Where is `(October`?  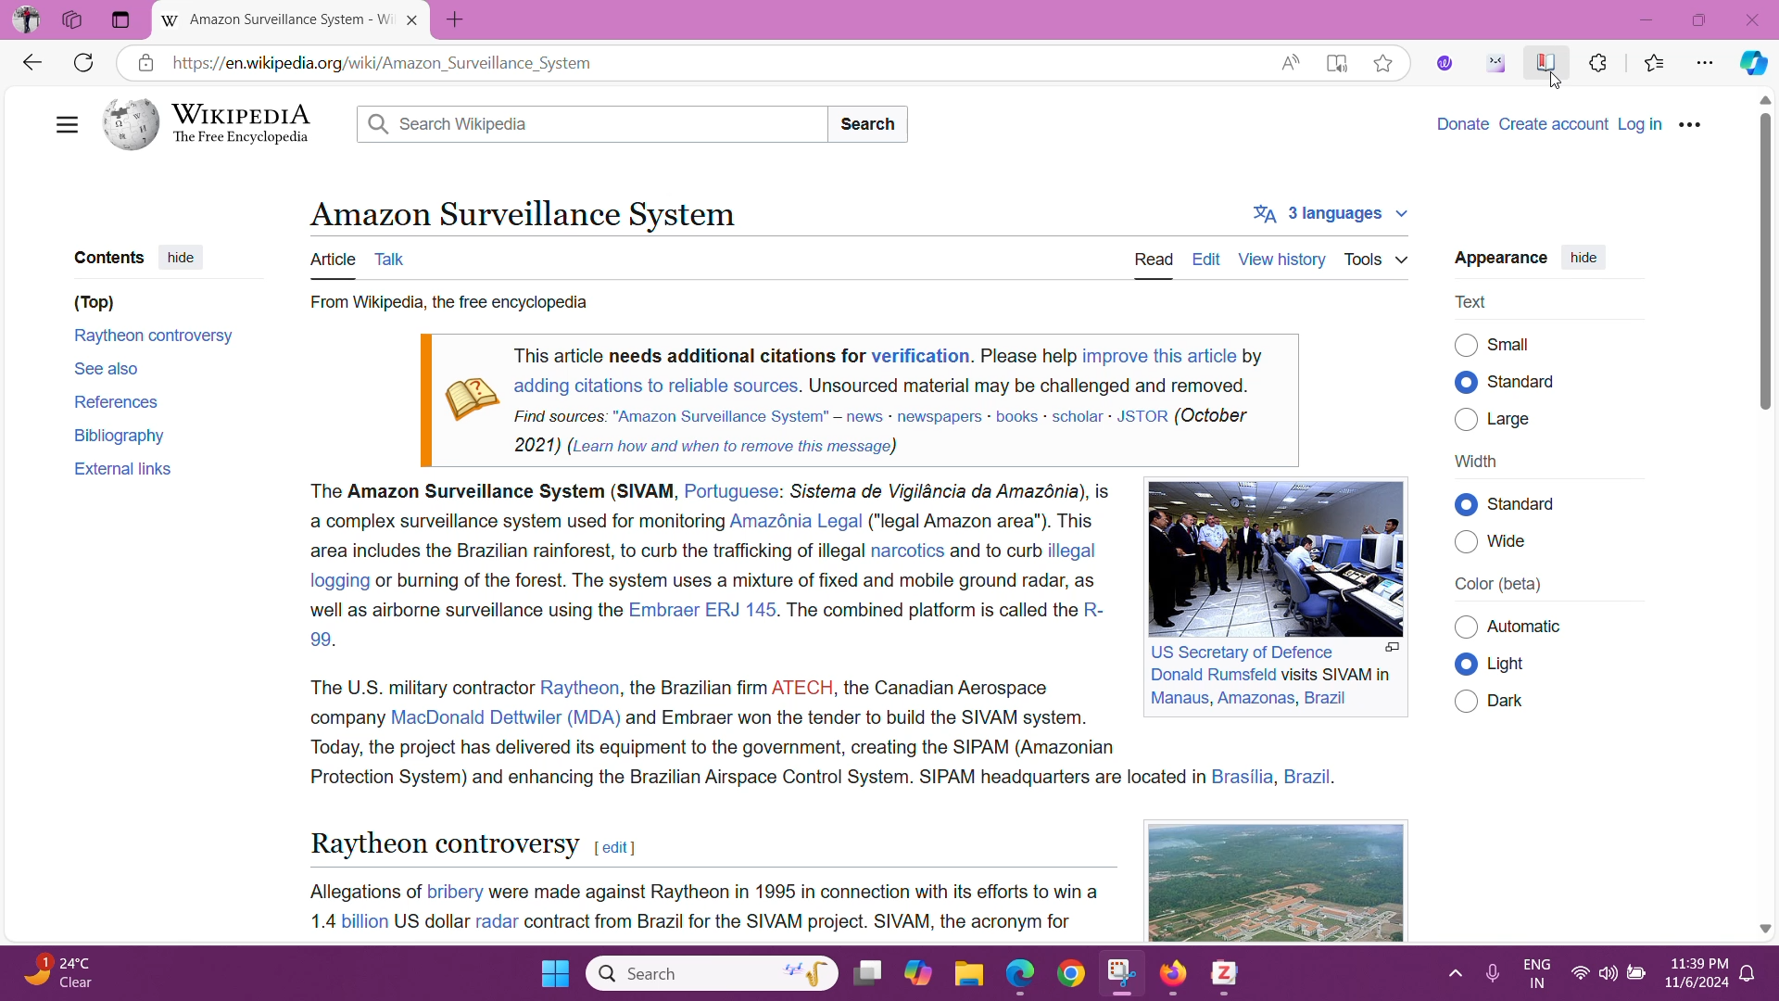
(October is located at coordinates (1214, 416).